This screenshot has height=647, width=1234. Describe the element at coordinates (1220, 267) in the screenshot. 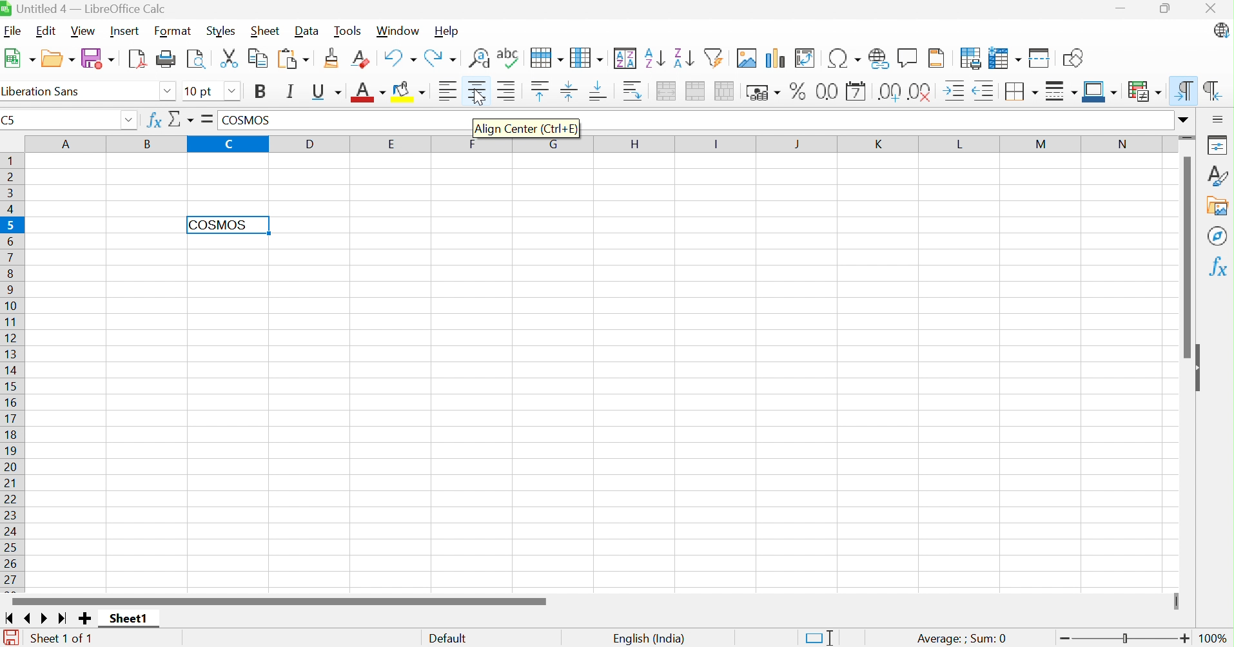

I see `Functions` at that location.